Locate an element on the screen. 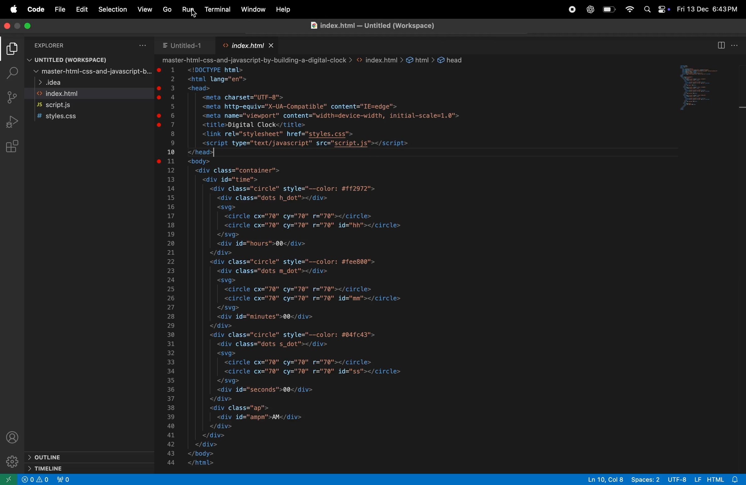  source control is located at coordinates (12, 97).